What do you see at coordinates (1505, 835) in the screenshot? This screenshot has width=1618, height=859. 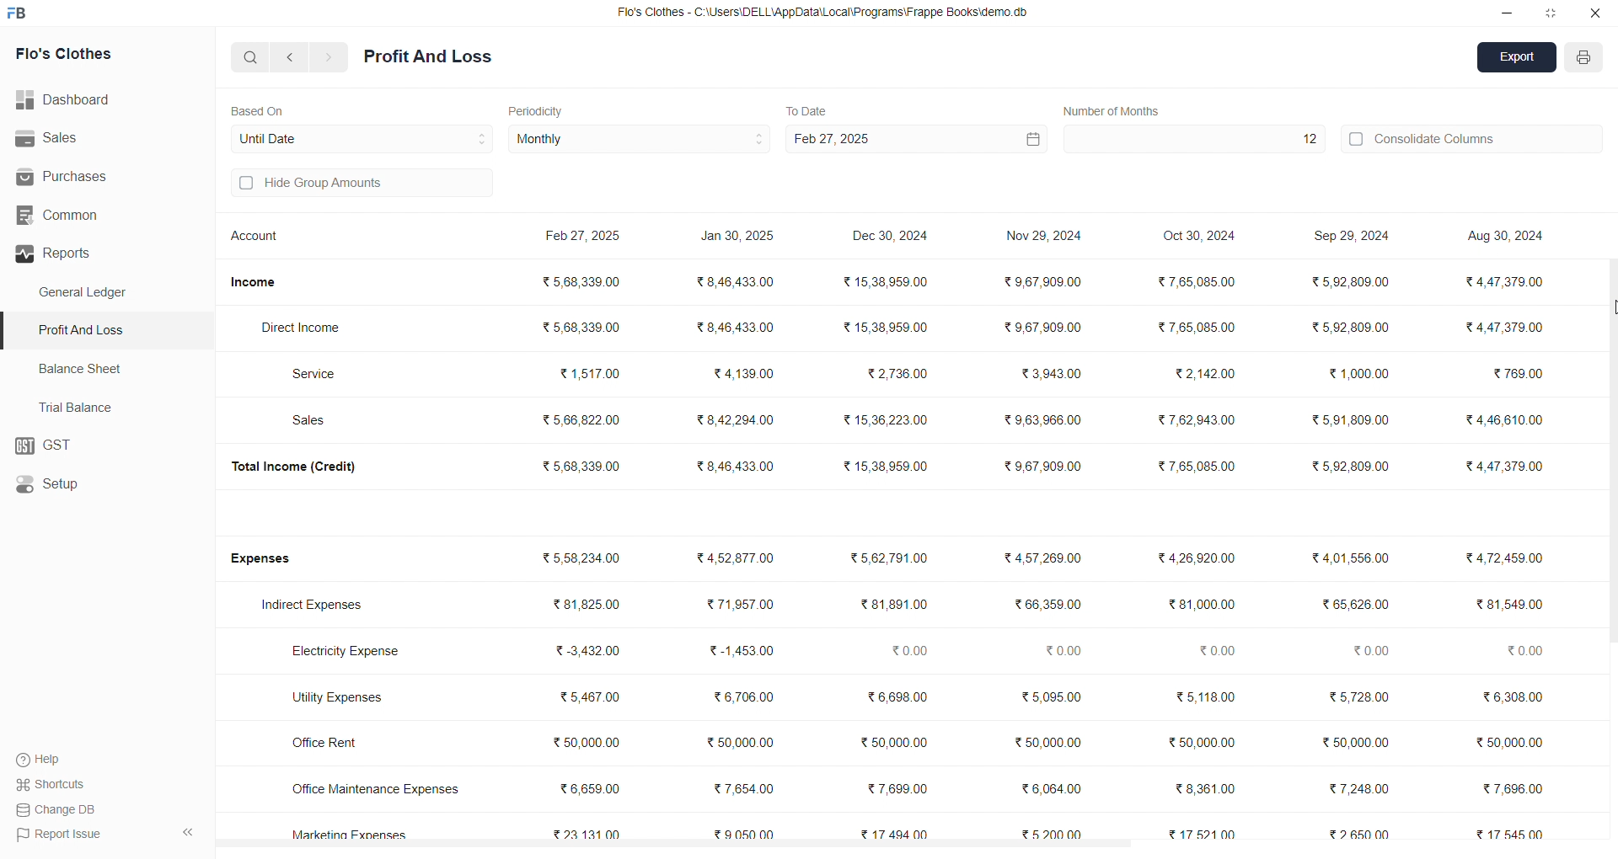 I see `17 545 00` at bounding box center [1505, 835].